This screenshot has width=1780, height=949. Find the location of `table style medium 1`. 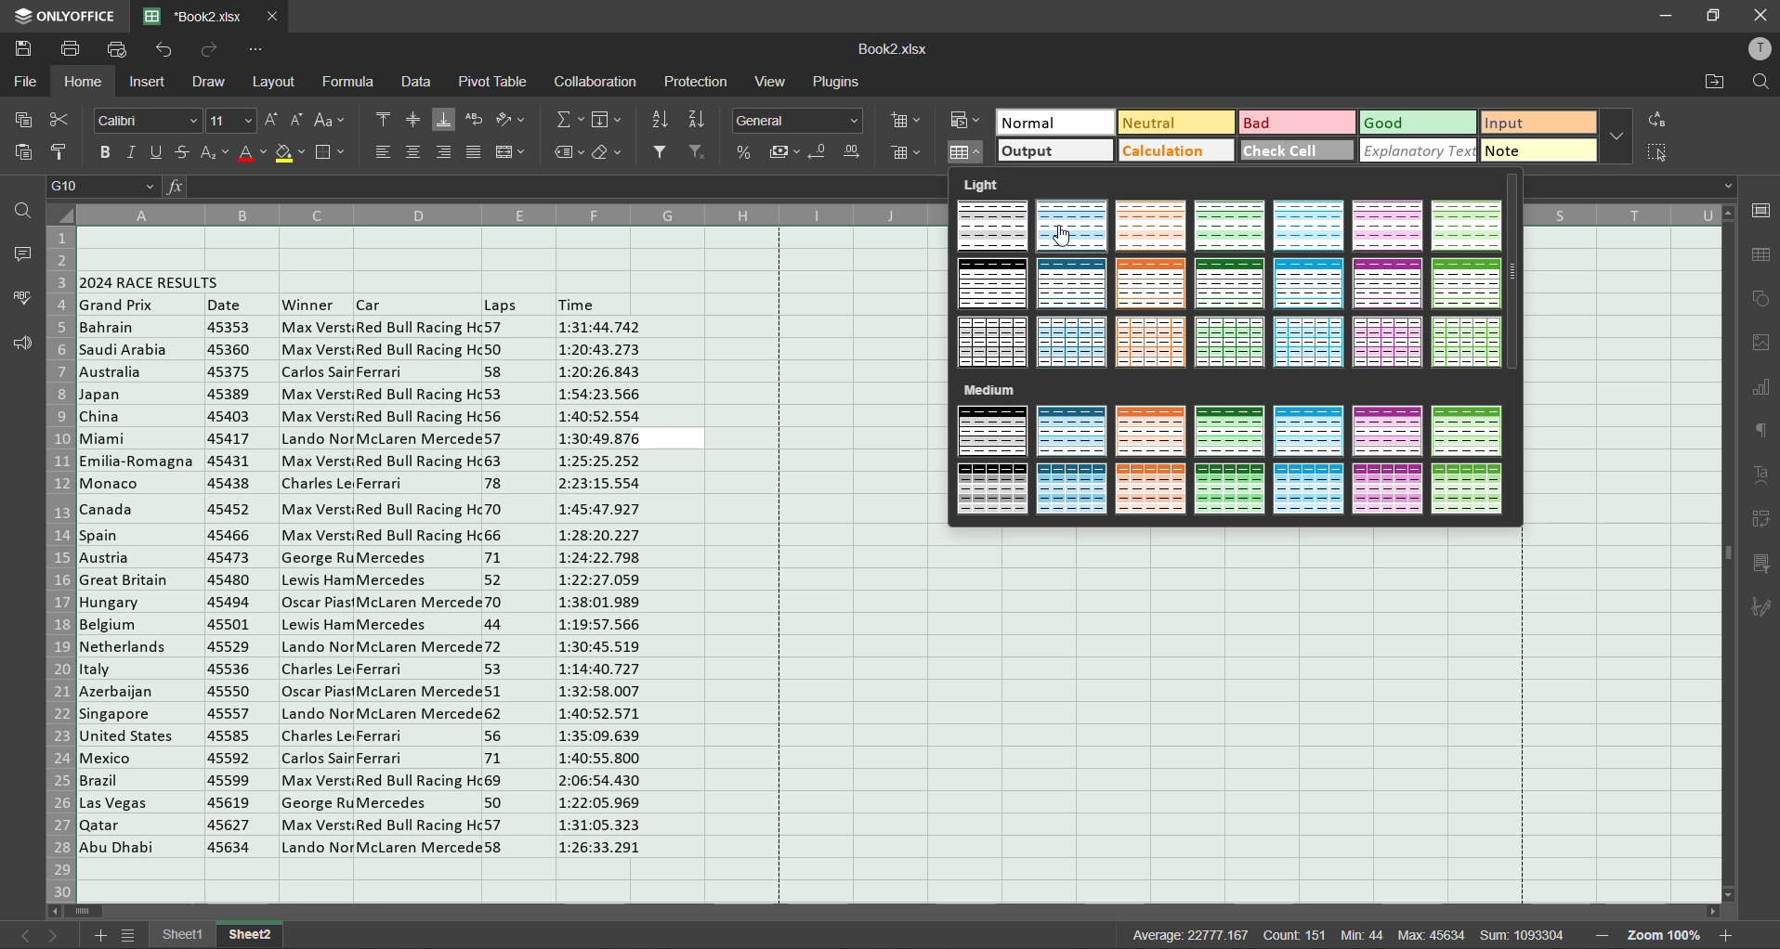

table style medium 1 is located at coordinates (996, 433).